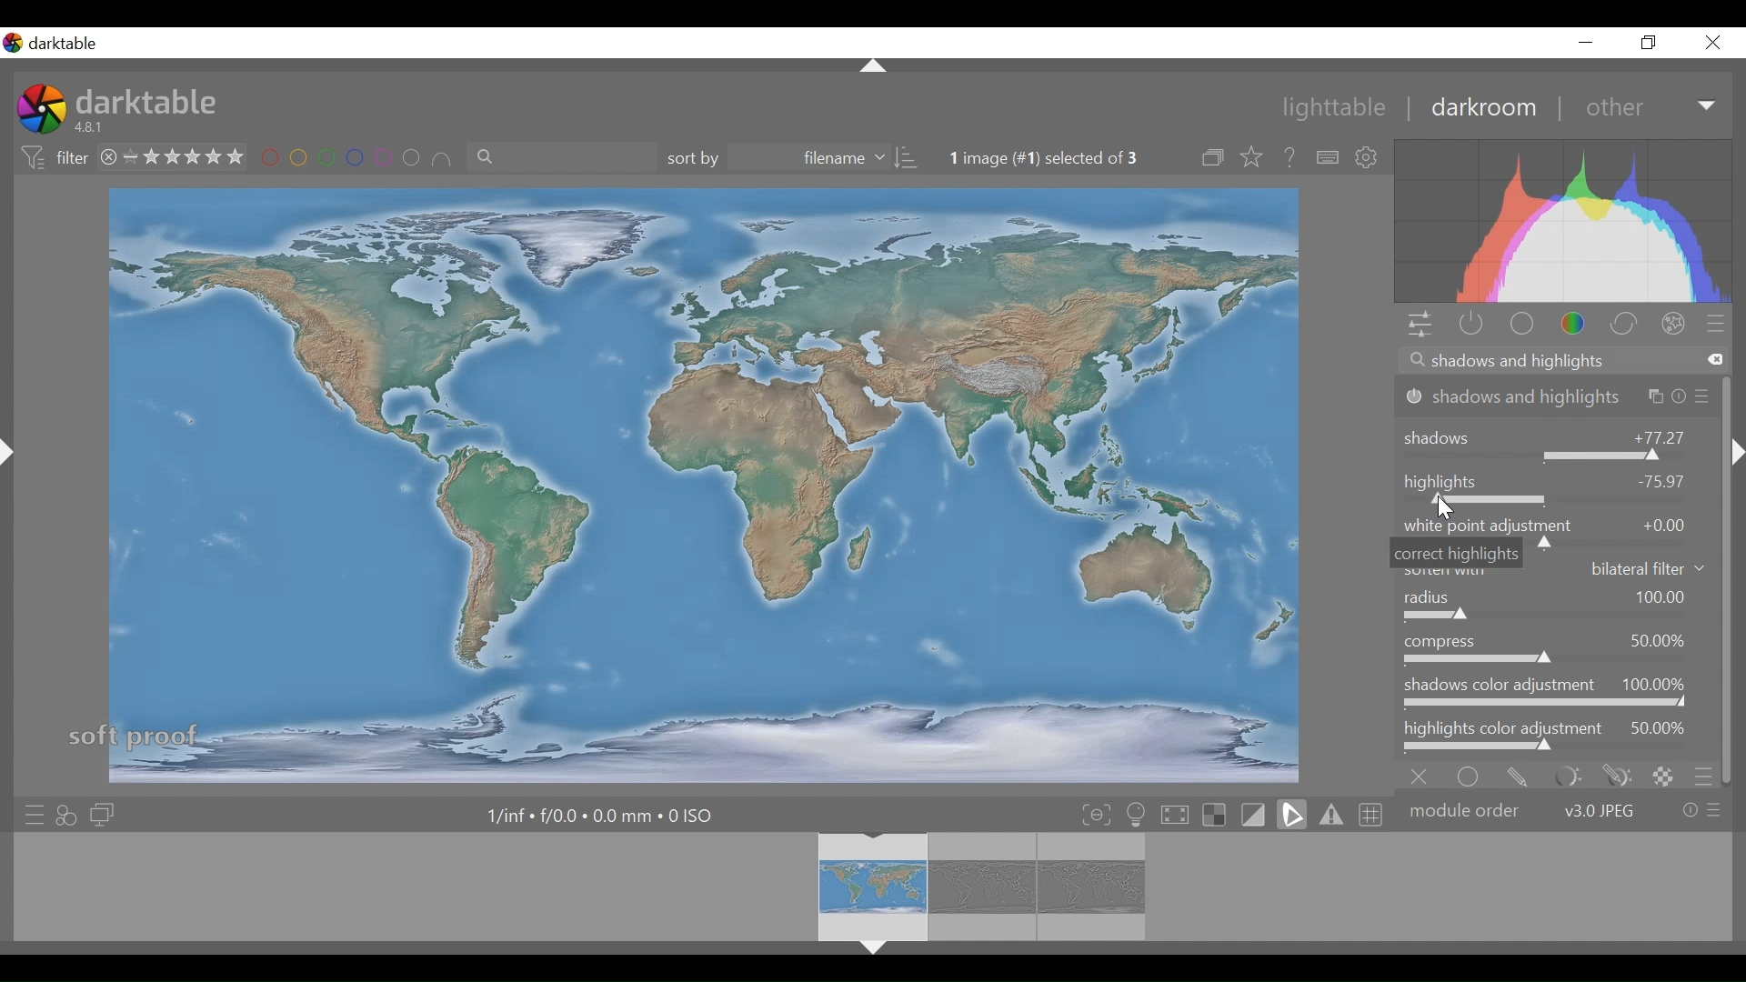  What do you see at coordinates (1565, 809) in the screenshot?
I see `module order` at bounding box center [1565, 809].